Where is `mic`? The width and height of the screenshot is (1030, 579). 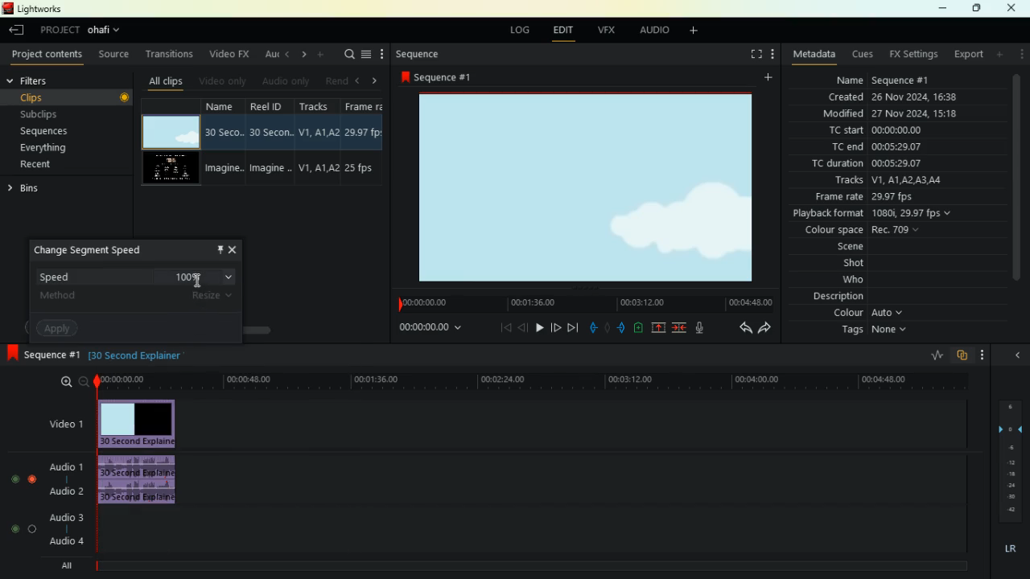
mic is located at coordinates (702, 326).